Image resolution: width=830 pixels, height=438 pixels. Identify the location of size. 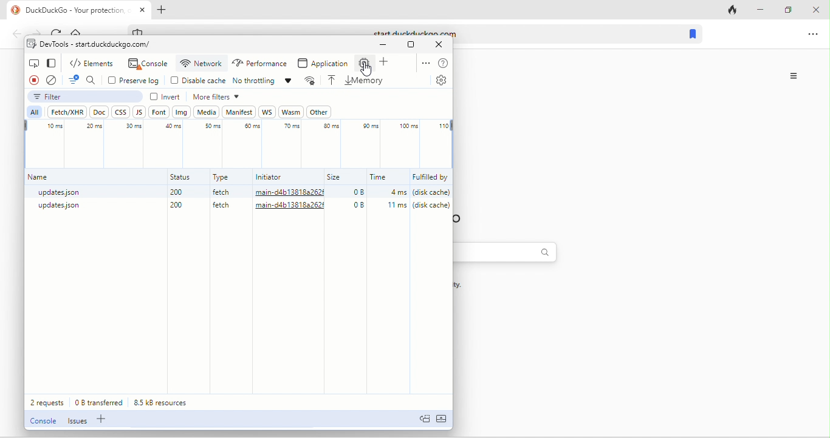
(345, 177).